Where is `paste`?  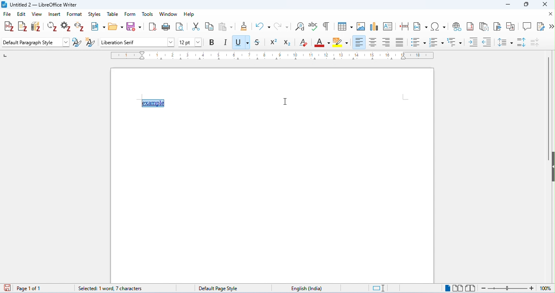
paste is located at coordinates (225, 26).